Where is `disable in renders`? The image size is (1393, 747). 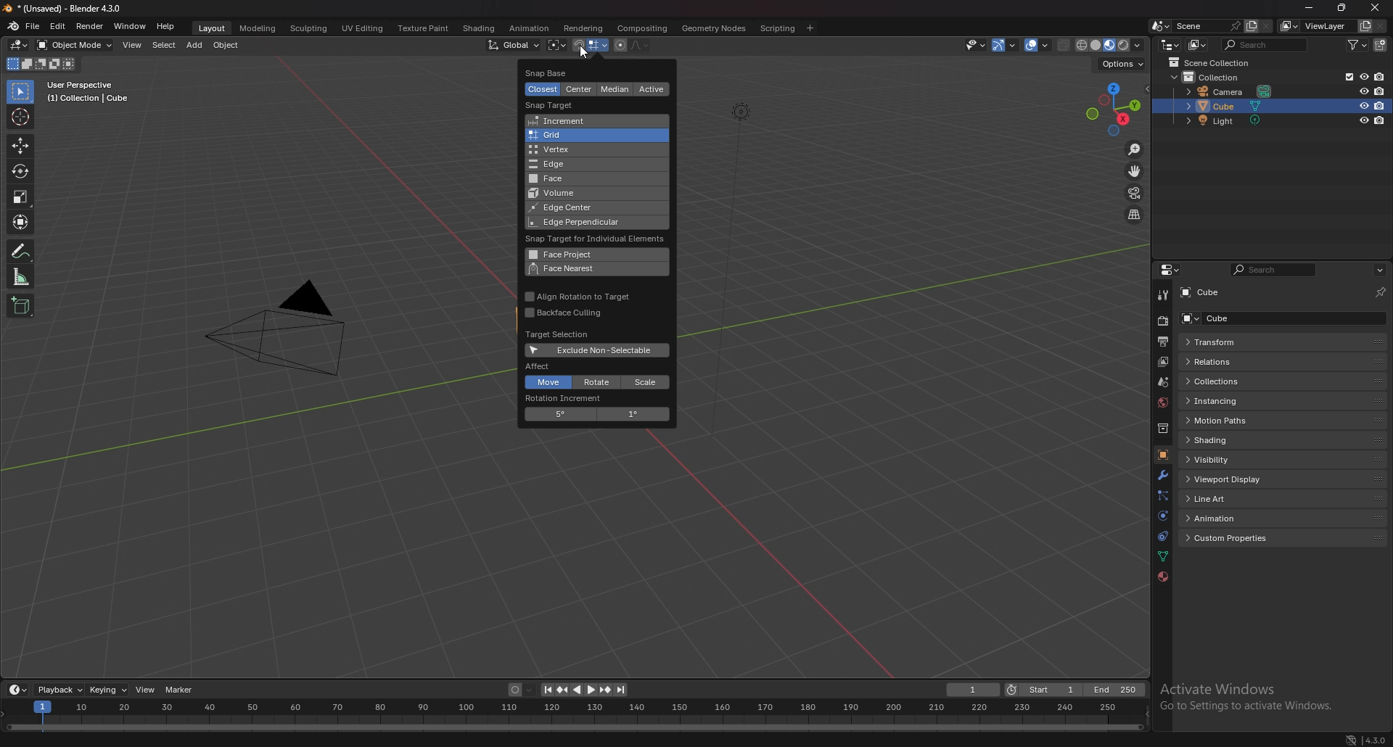 disable in renders is located at coordinates (1378, 76).